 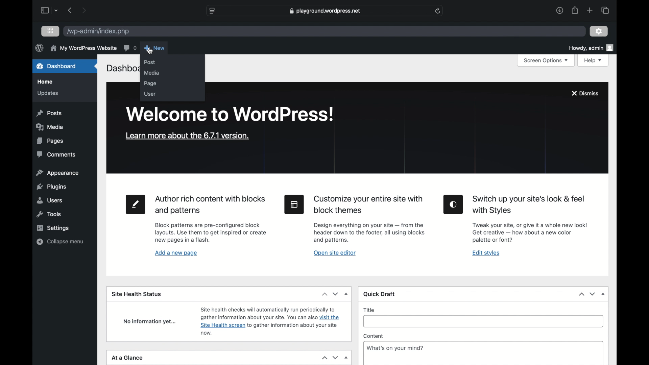 I want to click on dismiss, so click(x=585, y=93).